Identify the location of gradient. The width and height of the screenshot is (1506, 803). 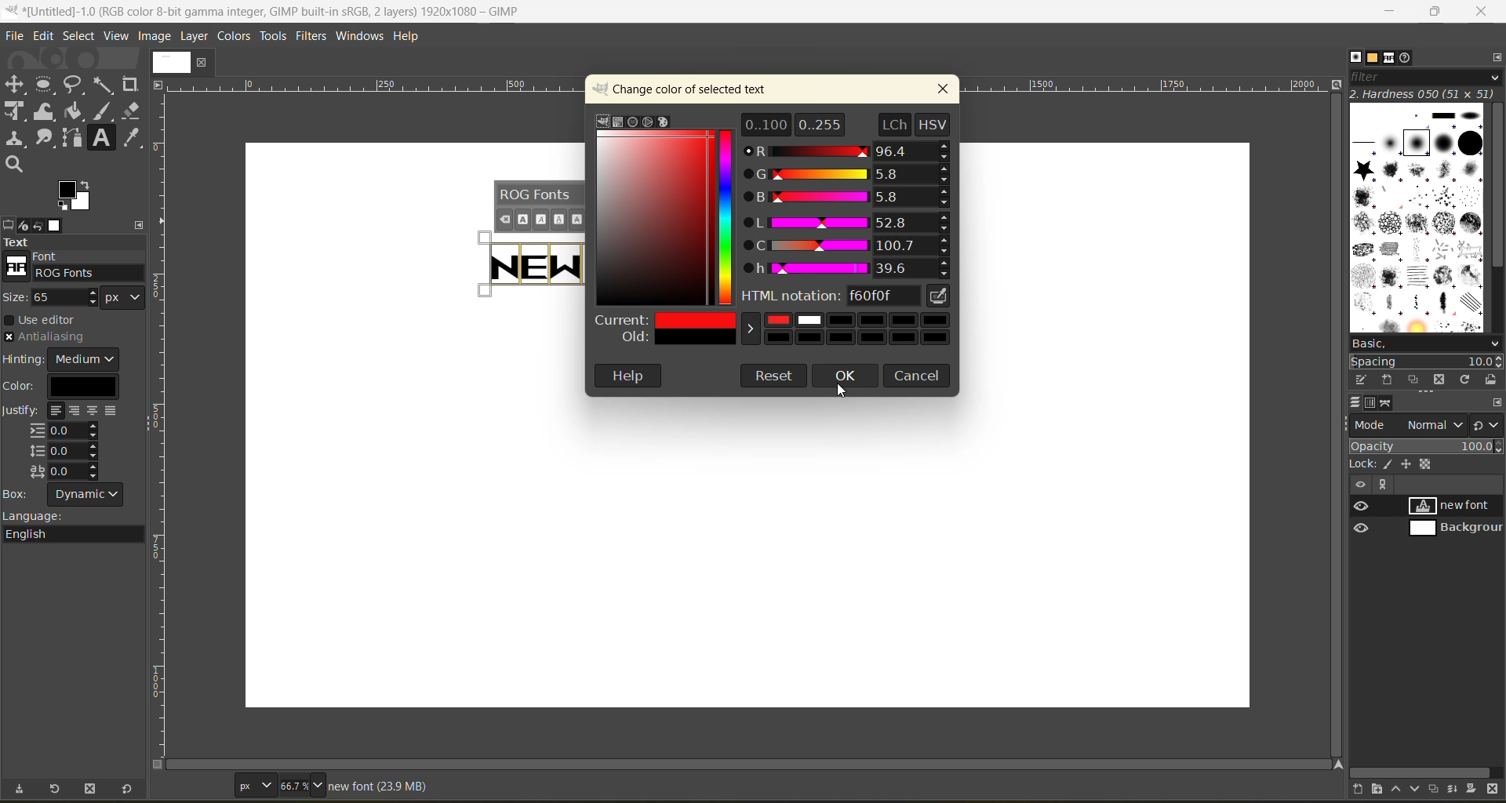
(654, 219).